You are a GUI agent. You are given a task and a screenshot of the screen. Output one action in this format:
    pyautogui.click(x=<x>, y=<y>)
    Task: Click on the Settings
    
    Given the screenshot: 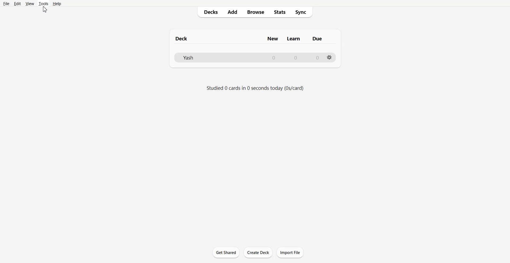 What is the action you would take?
    pyautogui.click(x=330, y=57)
    